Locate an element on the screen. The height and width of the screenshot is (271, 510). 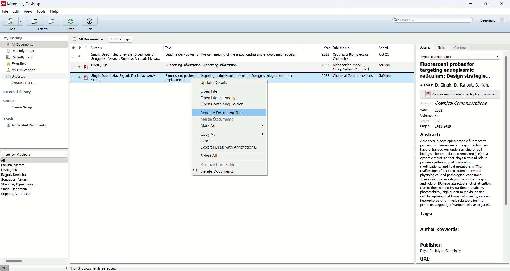
journal name is located at coordinates (455, 103).